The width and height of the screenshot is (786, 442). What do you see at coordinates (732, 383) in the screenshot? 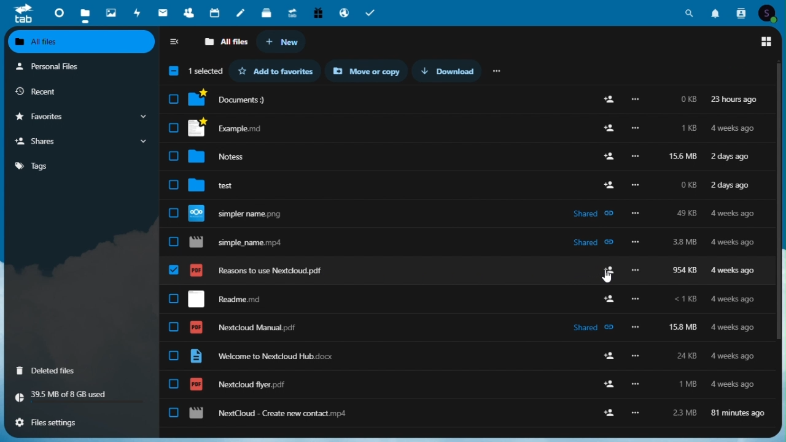
I see `4 weeks ago` at bounding box center [732, 383].